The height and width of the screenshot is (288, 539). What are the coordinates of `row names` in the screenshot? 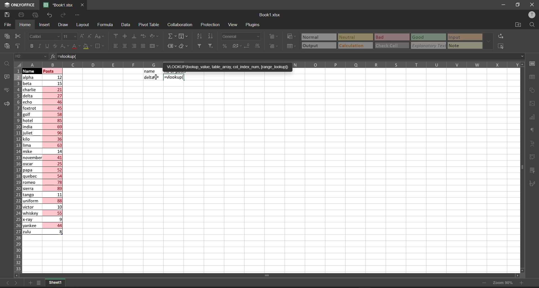 It's located at (17, 171).